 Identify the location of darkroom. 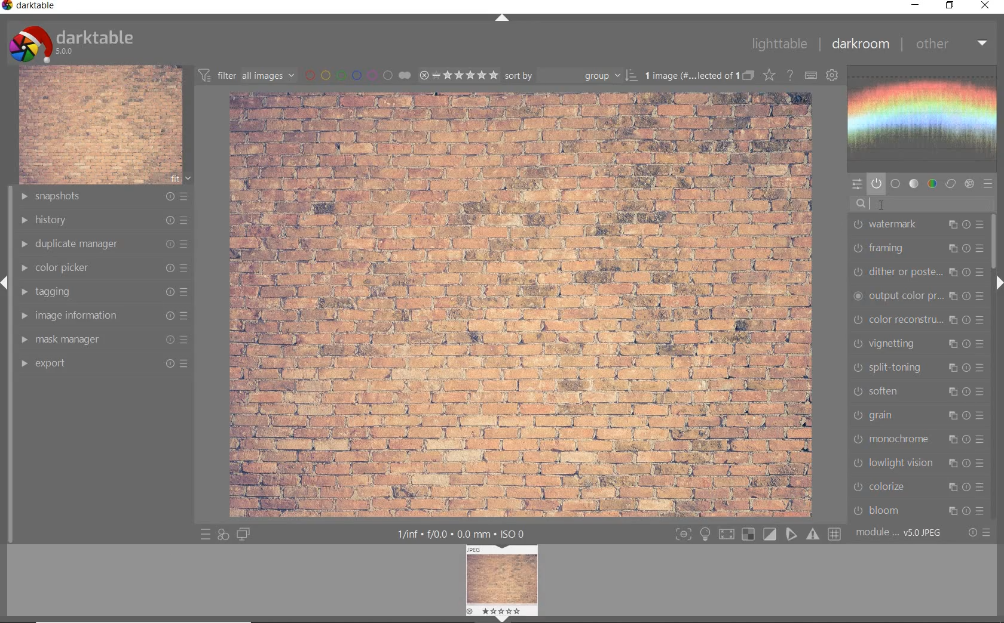
(860, 44).